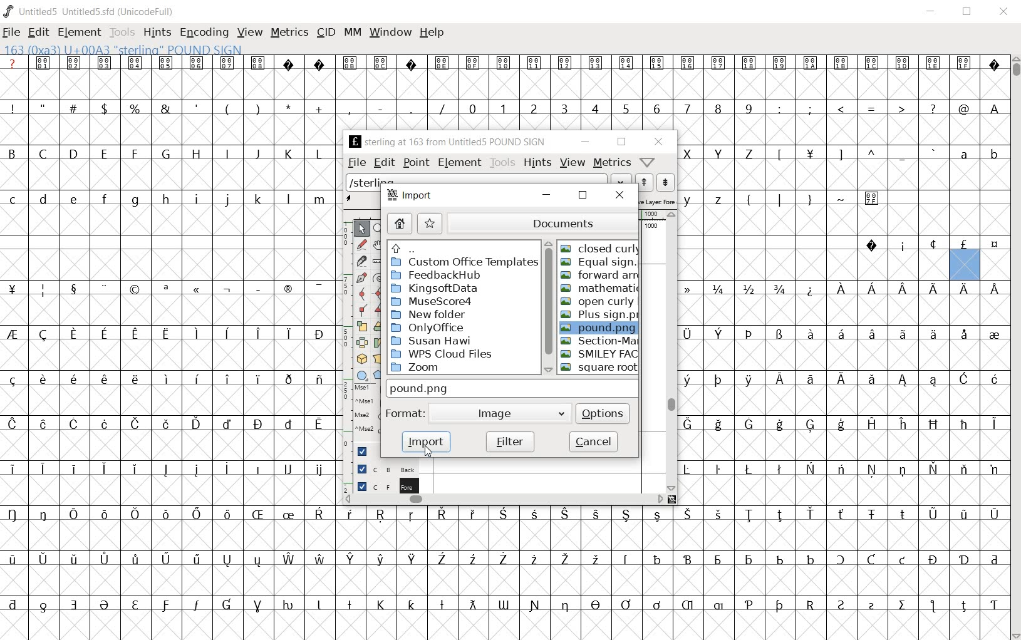 The image size is (1021, 640). What do you see at coordinates (16, 334) in the screenshot?
I see `Symbol` at bounding box center [16, 334].